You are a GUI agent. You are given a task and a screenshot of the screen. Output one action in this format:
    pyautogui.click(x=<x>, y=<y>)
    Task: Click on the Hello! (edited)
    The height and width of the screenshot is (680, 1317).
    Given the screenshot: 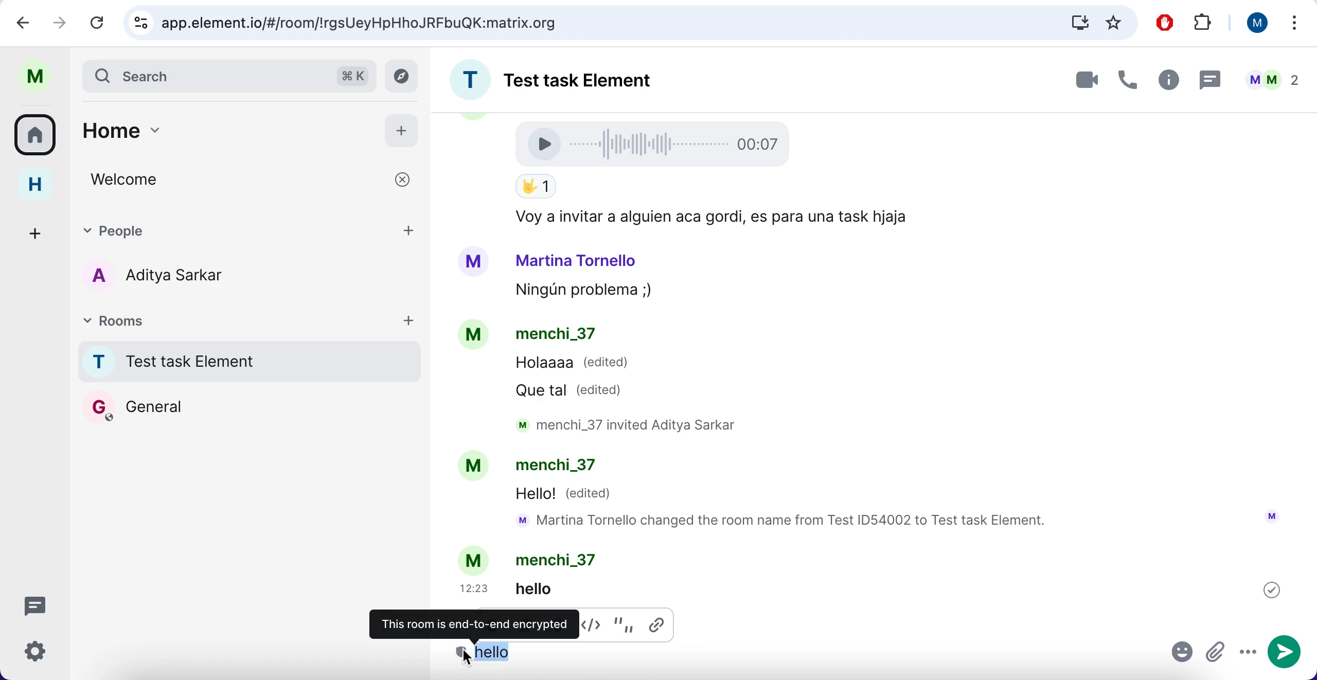 What is the action you would take?
    pyautogui.click(x=565, y=495)
    